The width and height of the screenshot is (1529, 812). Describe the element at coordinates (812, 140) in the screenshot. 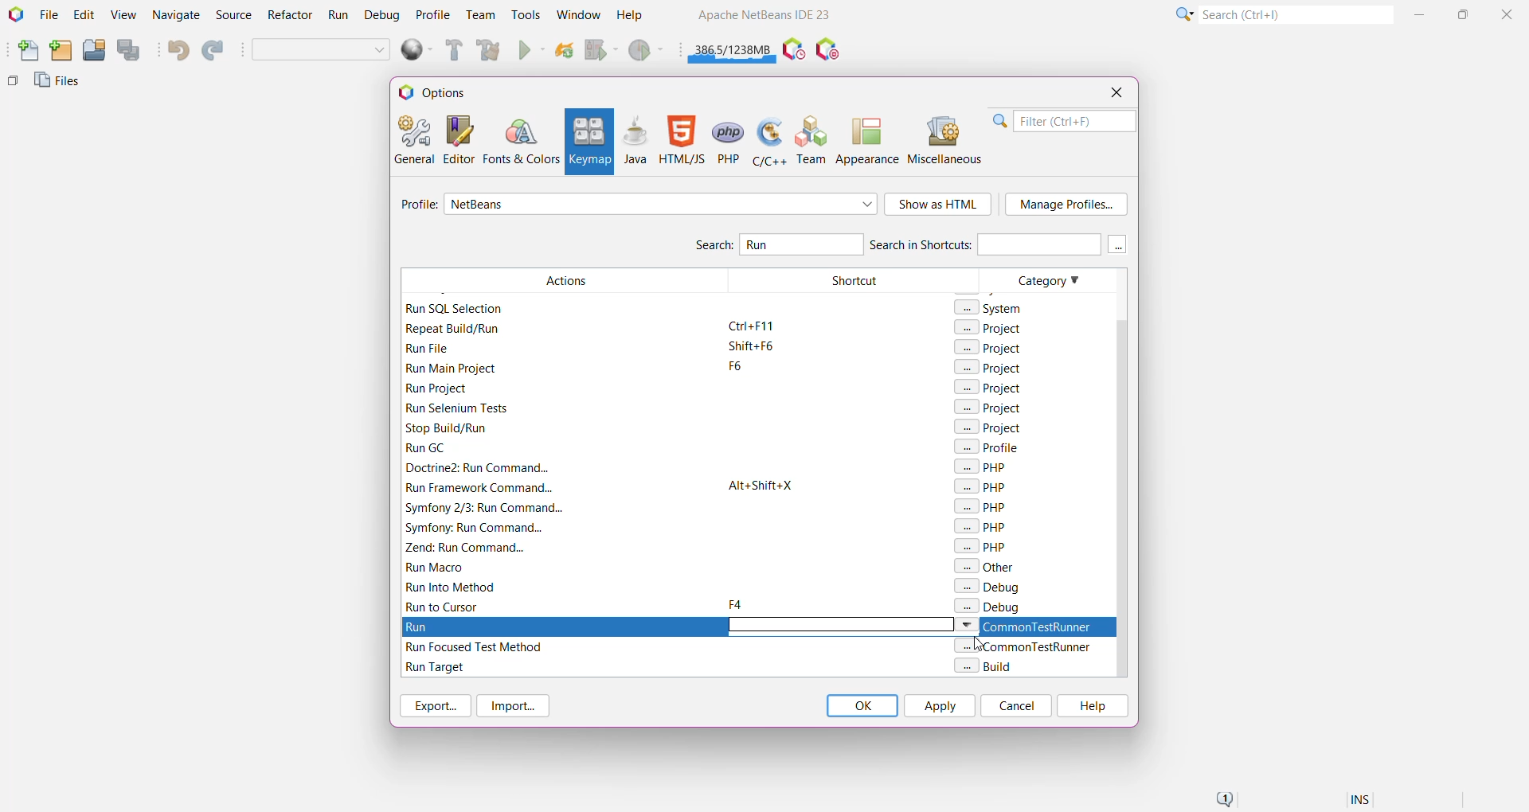

I see `Team` at that location.